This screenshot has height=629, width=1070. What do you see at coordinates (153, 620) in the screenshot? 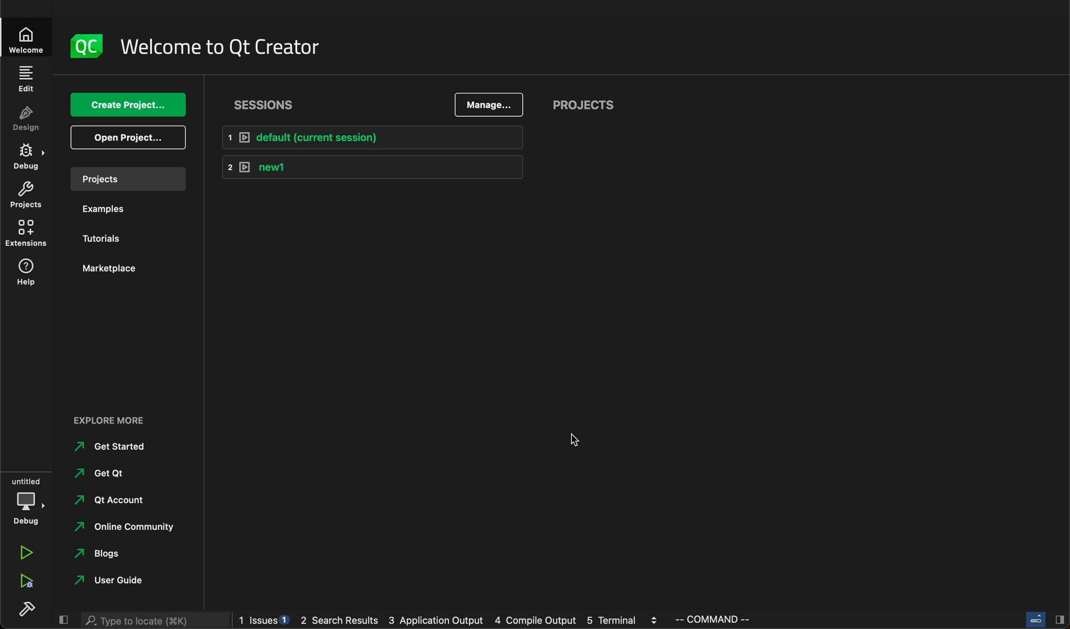
I see `search bar` at bounding box center [153, 620].